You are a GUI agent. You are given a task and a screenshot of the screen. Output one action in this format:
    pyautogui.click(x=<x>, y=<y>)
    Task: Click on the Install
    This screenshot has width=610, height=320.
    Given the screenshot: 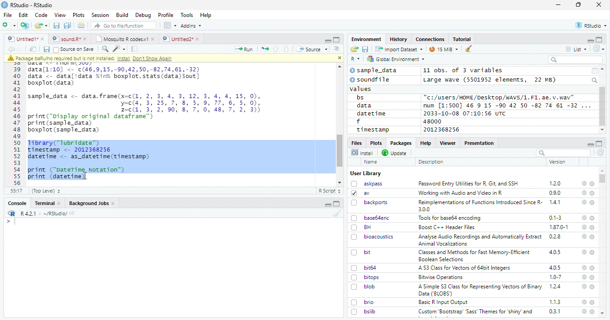 What is the action you would take?
    pyautogui.click(x=362, y=152)
    